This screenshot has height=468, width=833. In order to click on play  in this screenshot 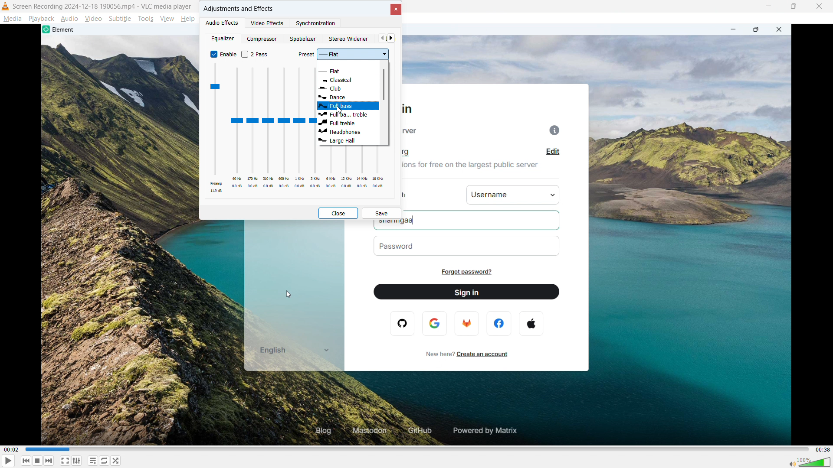, I will do `click(10, 461)`.